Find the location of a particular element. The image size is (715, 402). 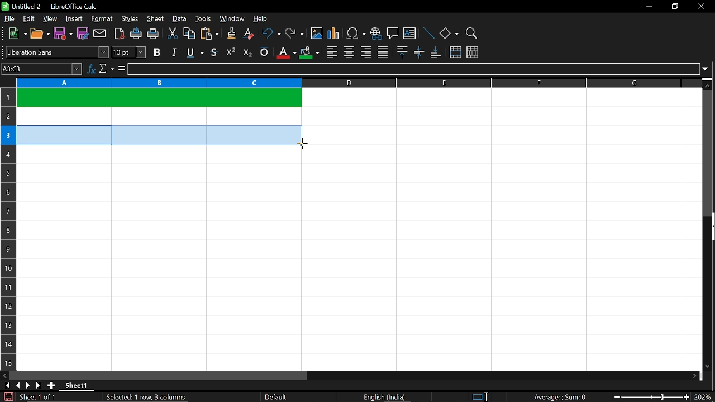

eraser is located at coordinates (247, 34).